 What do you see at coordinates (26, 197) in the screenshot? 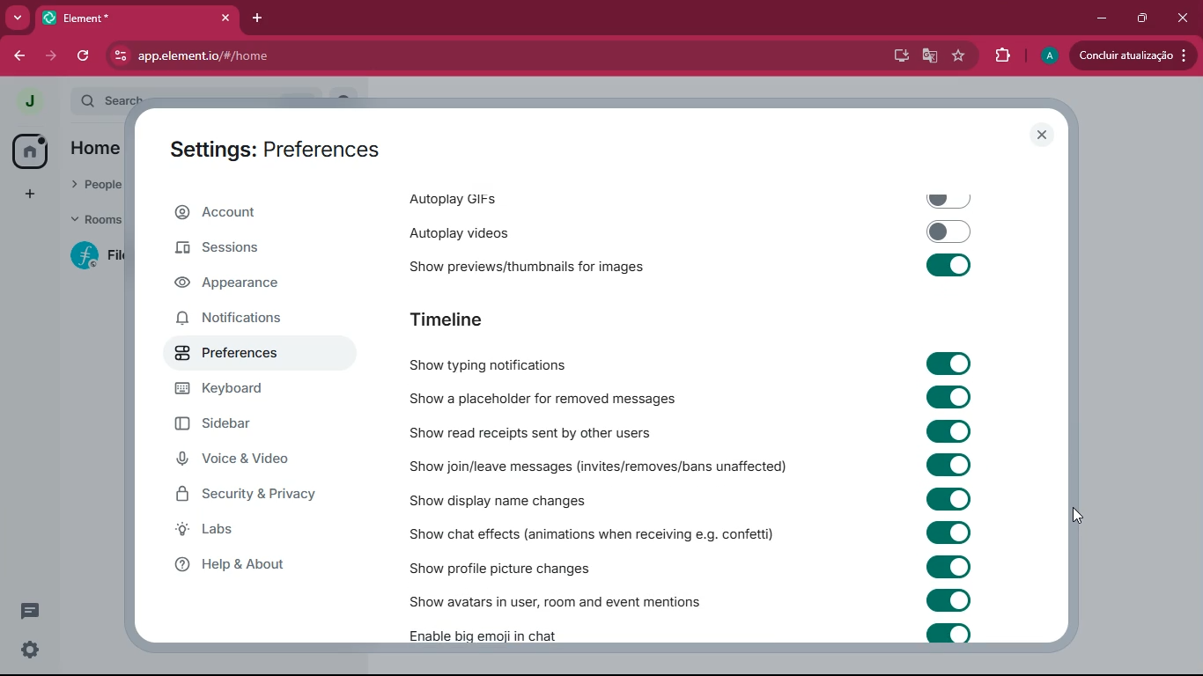
I see `add` at bounding box center [26, 197].